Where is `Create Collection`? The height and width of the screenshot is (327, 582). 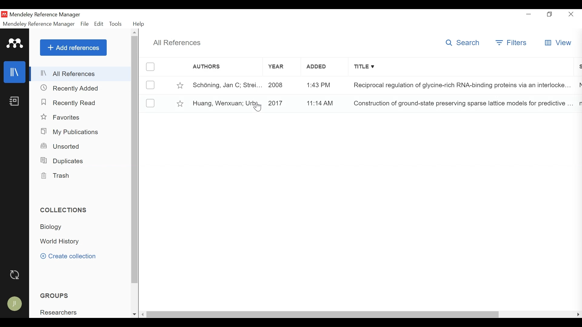 Create Collection is located at coordinates (68, 256).